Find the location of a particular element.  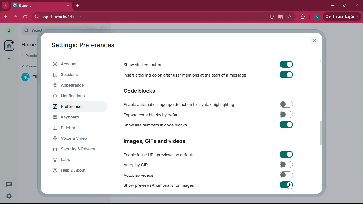

Show stickers button is located at coordinates (142, 65).